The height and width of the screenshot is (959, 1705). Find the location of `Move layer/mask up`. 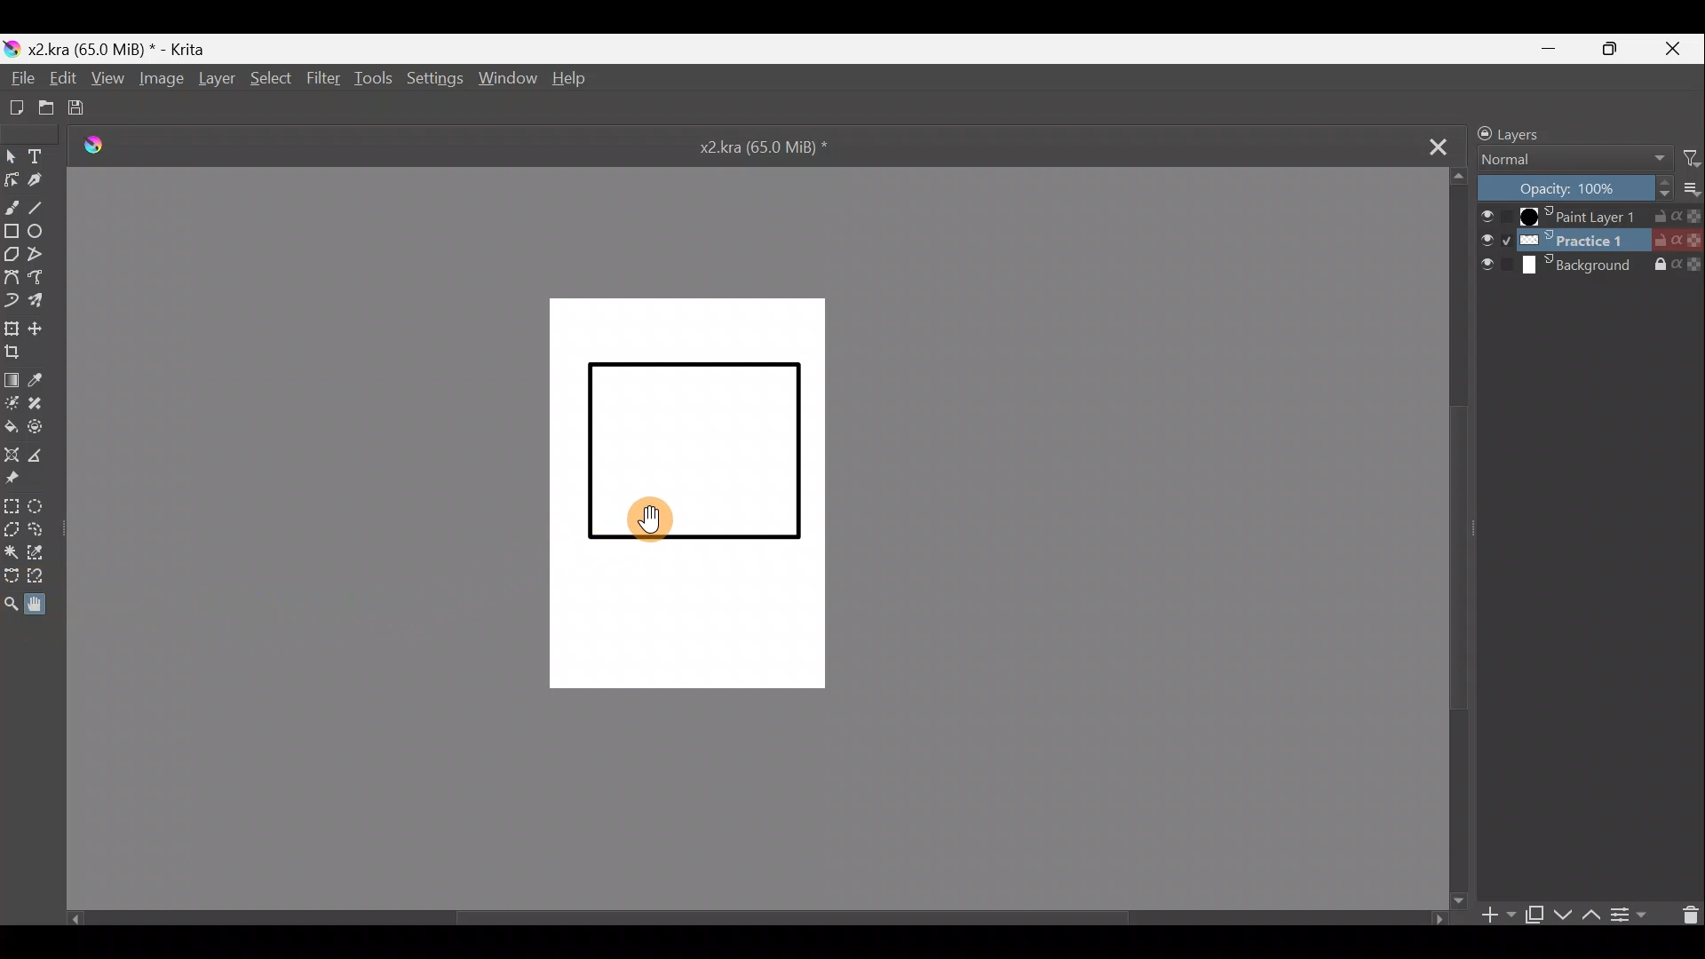

Move layer/mask up is located at coordinates (1587, 915).